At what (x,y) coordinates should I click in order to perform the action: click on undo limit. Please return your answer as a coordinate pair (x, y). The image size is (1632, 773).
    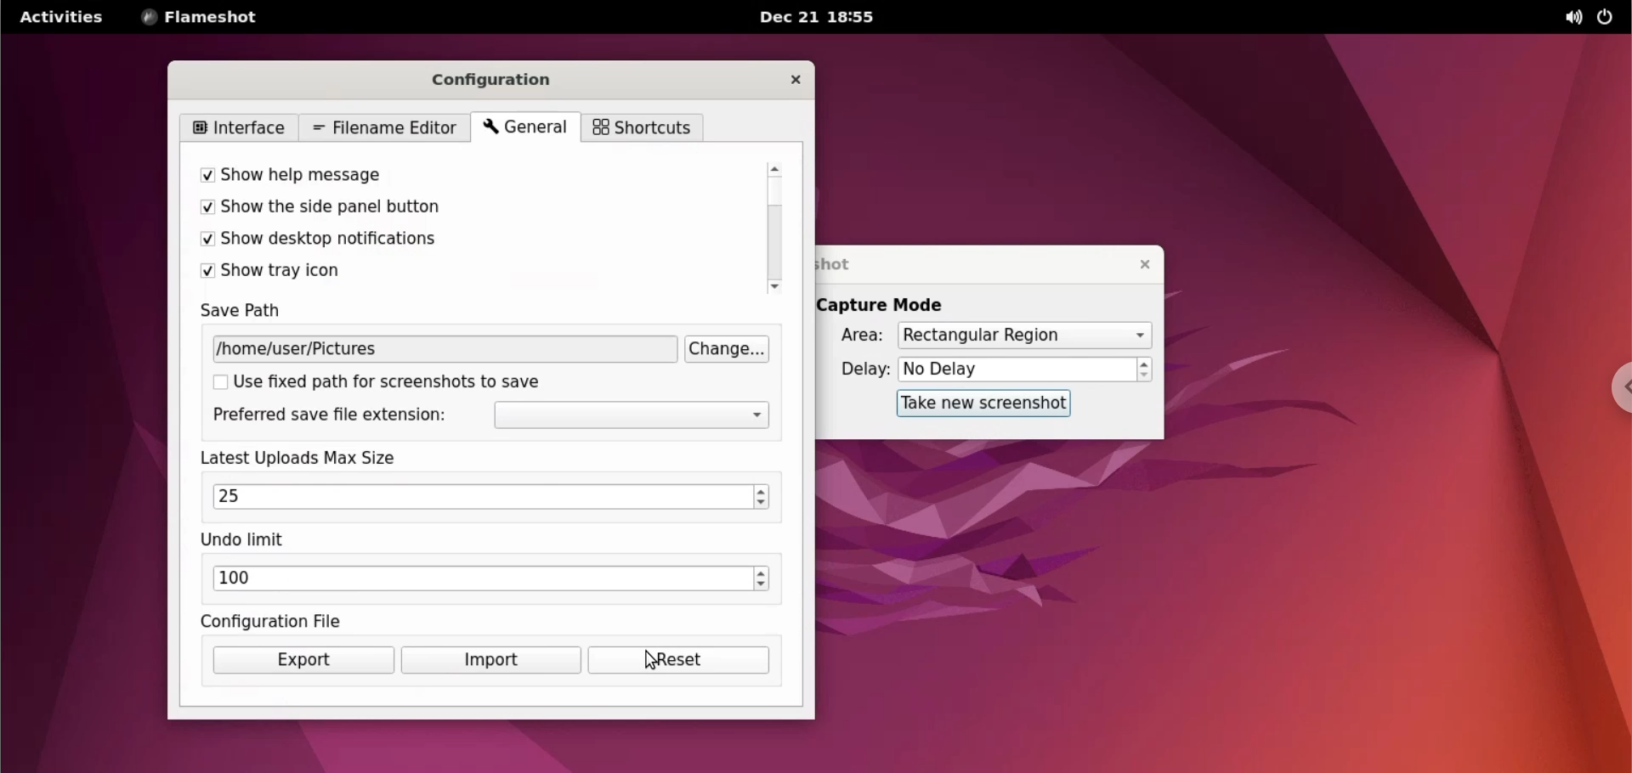
    Looking at the image, I should click on (249, 540).